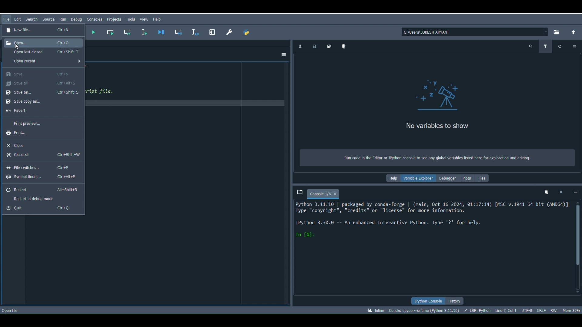 Image resolution: width=582 pixels, height=327 pixels. Describe the element at coordinates (298, 190) in the screenshot. I see `Browse tabs` at that location.